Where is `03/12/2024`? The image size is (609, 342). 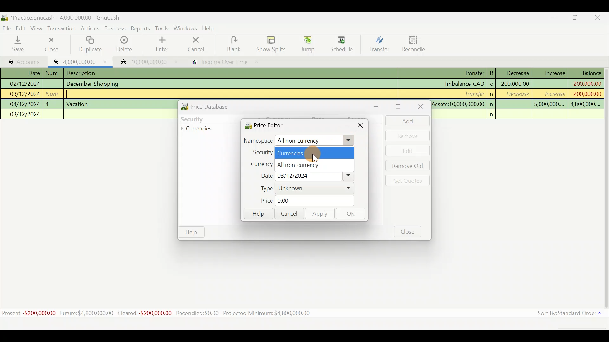
03/12/2024 is located at coordinates (25, 115).